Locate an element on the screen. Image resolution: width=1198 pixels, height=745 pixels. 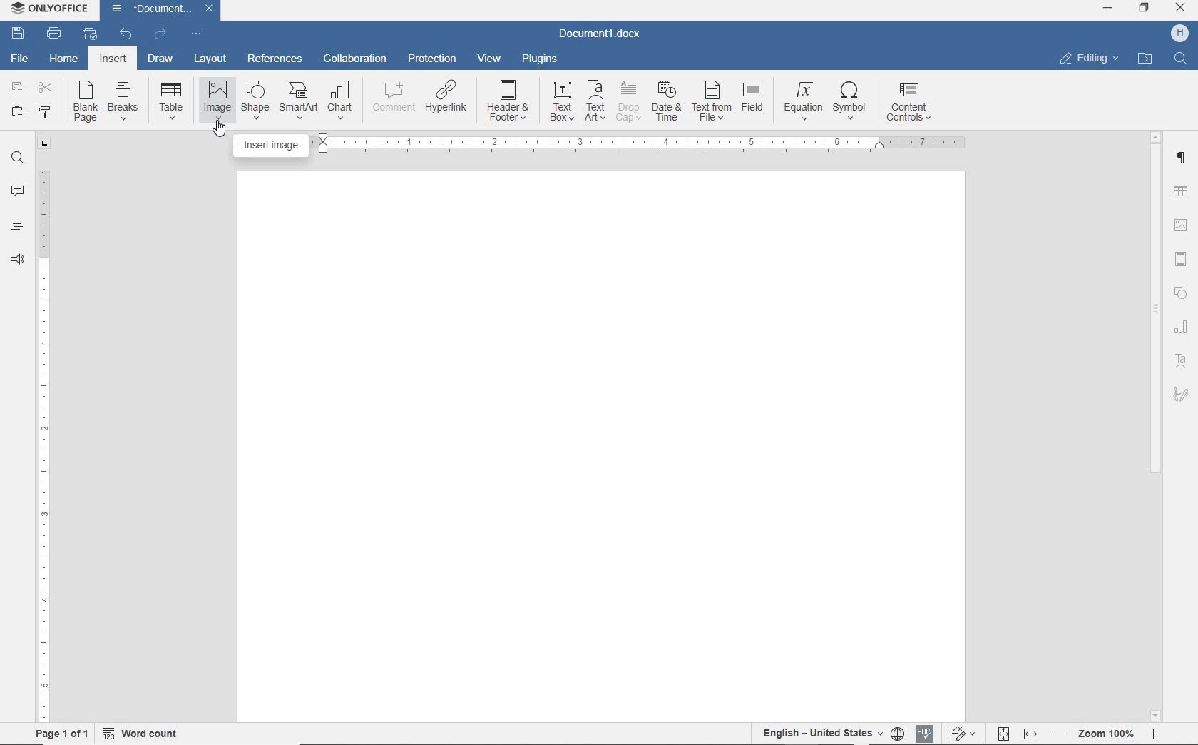
insert is located at coordinates (112, 61).